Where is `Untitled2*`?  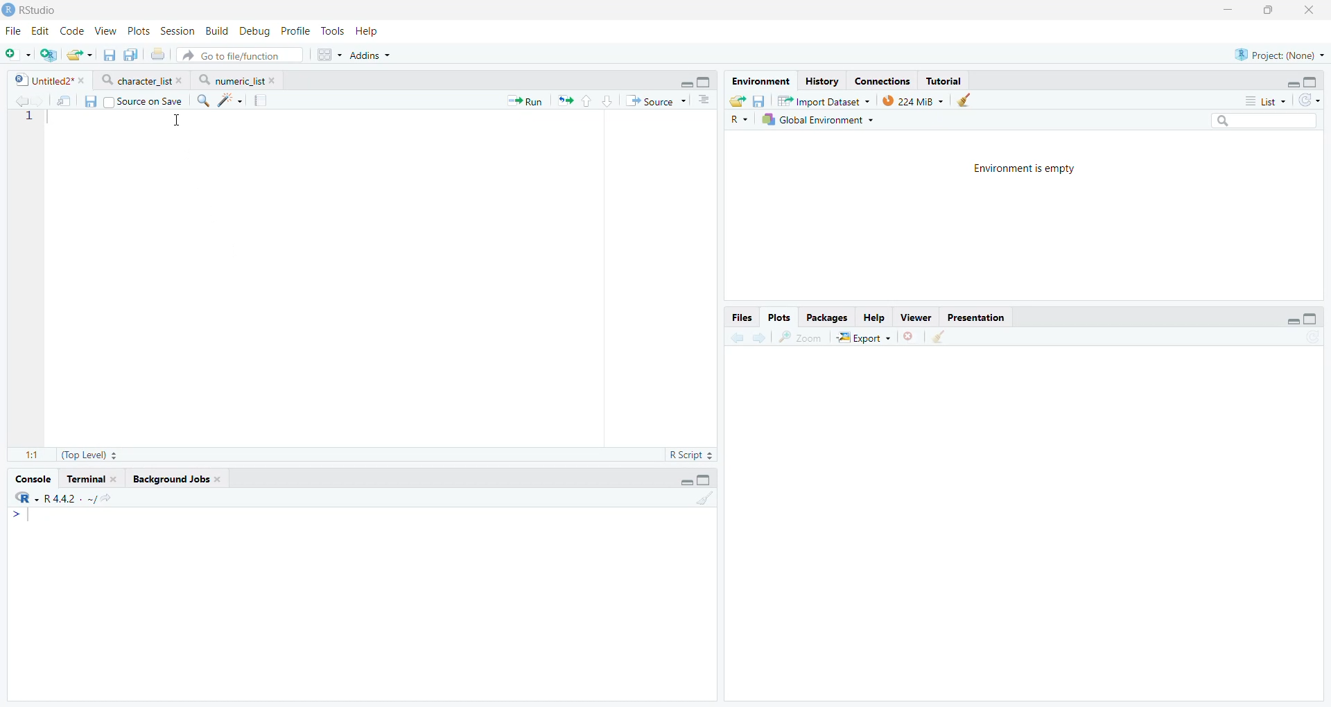
Untitled2* is located at coordinates (48, 79).